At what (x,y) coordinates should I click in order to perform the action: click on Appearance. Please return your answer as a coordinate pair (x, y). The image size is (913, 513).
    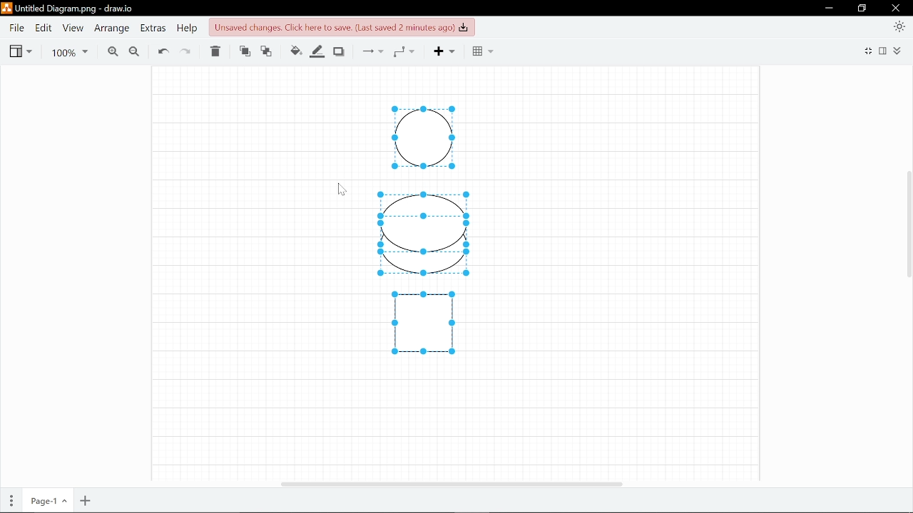
    Looking at the image, I should click on (900, 26).